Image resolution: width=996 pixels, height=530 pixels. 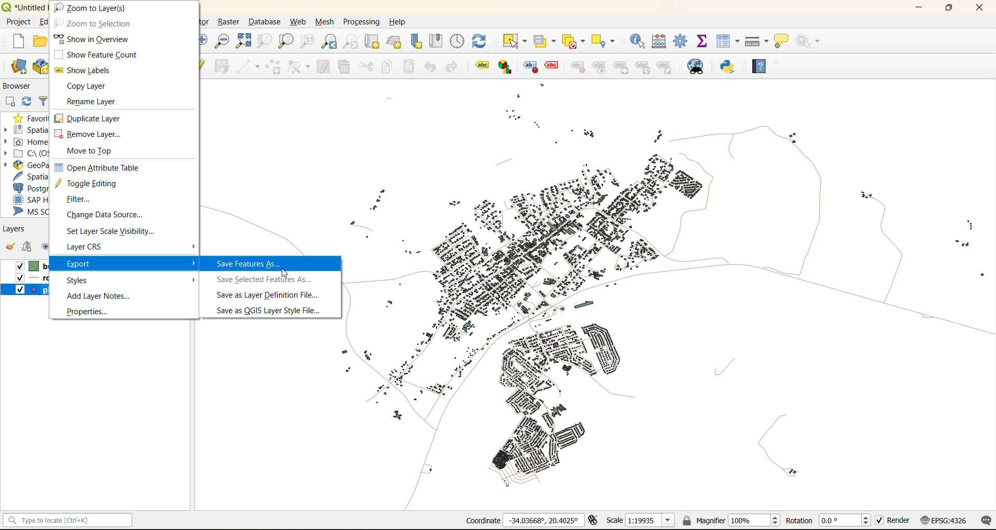 What do you see at coordinates (439, 40) in the screenshot?
I see `show spatial bookmark` at bounding box center [439, 40].